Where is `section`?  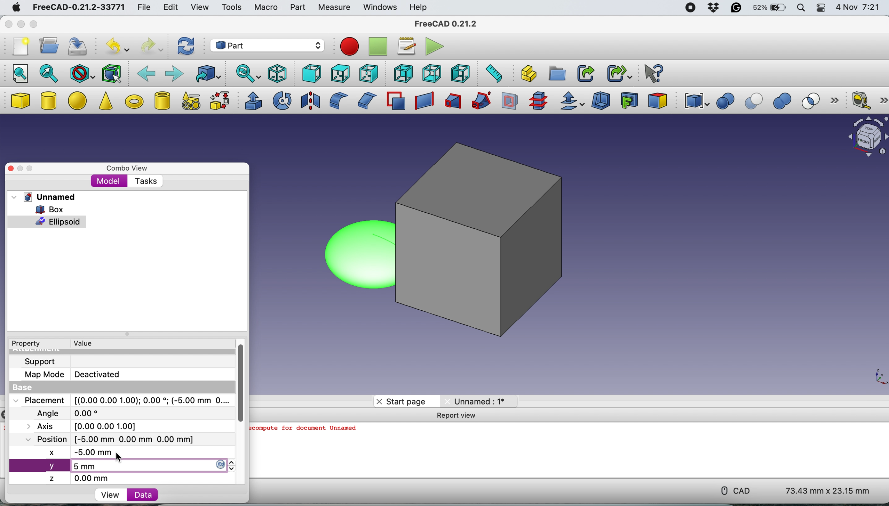
section is located at coordinates (510, 103).